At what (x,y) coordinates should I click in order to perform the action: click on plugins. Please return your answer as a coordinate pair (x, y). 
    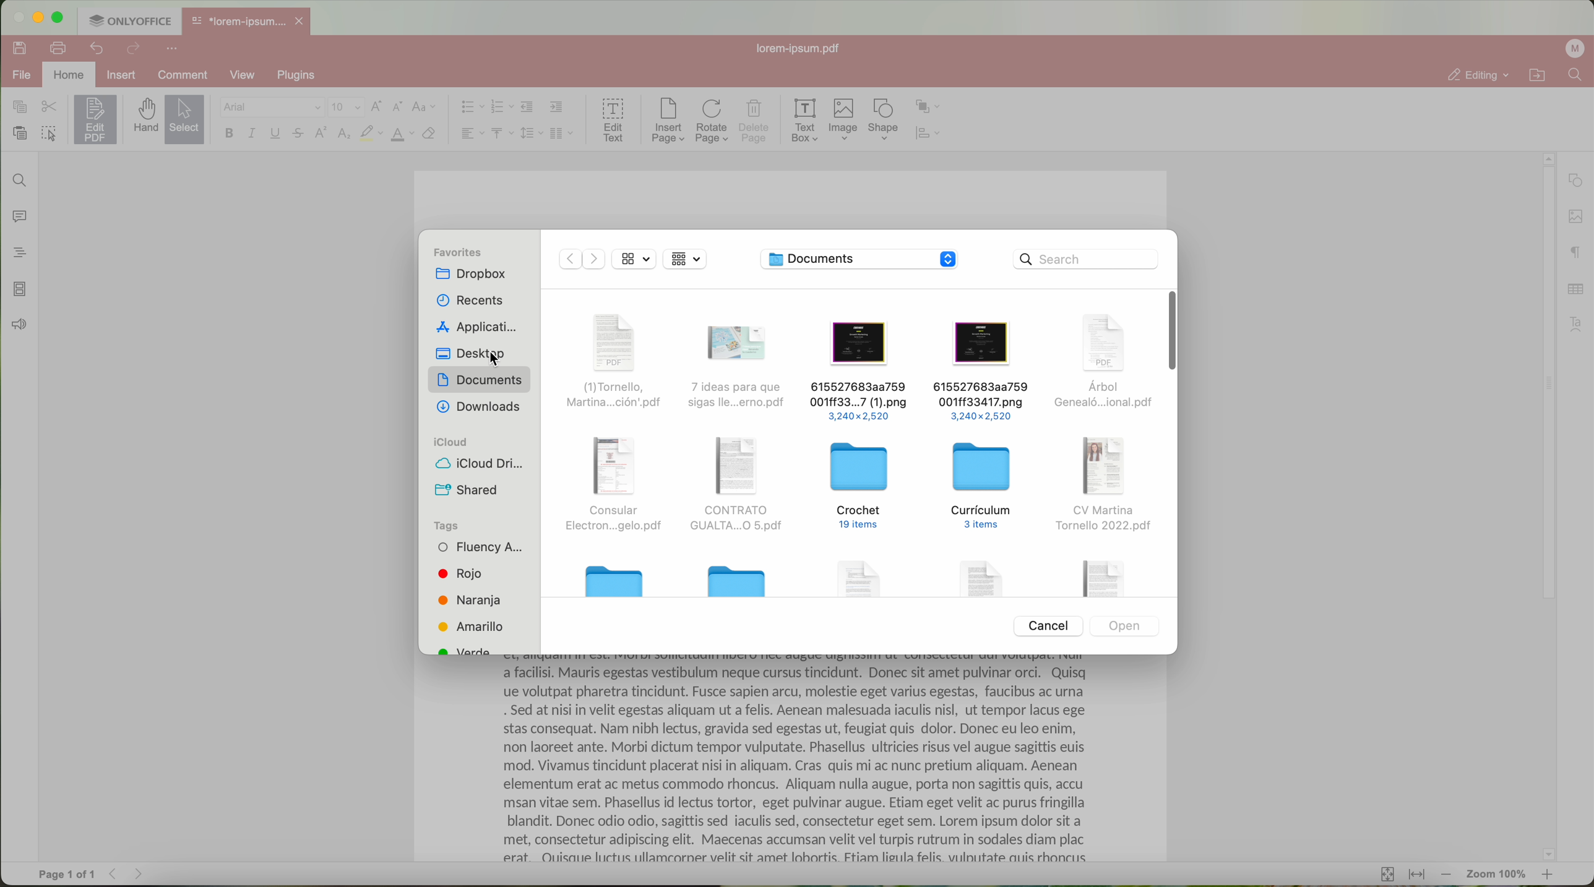
    Looking at the image, I should click on (303, 75).